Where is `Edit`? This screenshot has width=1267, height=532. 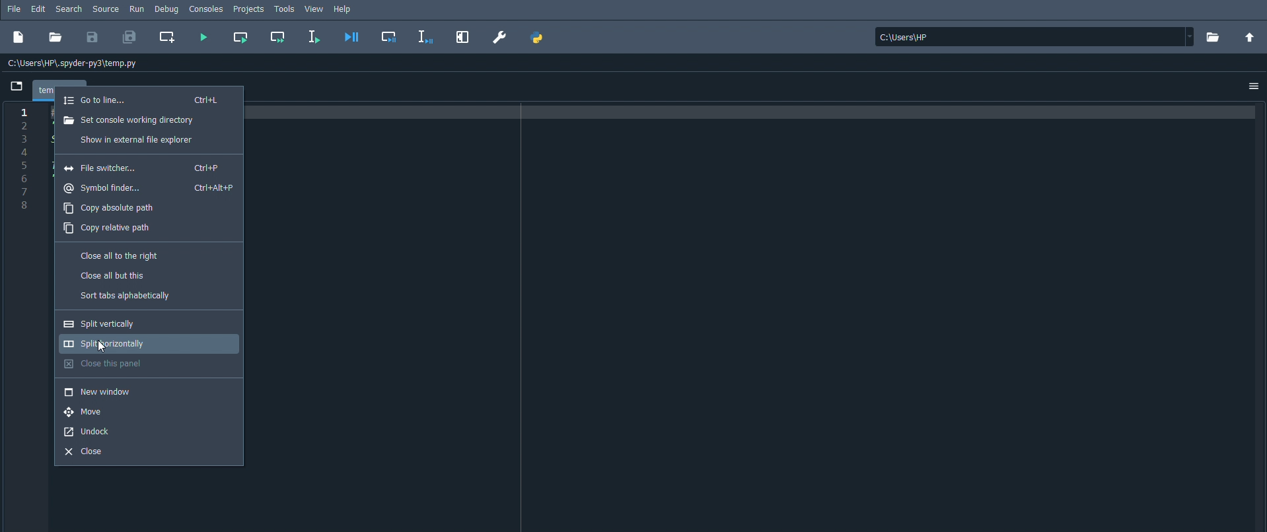 Edit is located at coordinates (39, 9).